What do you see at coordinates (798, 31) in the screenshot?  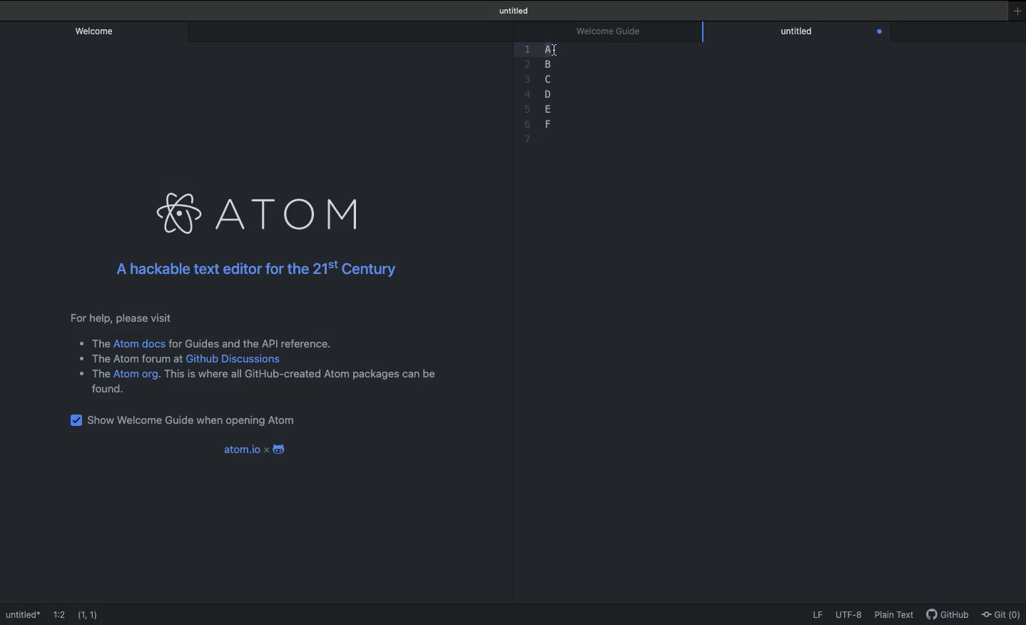 I see `Editor` at bounding box center [798, 31].